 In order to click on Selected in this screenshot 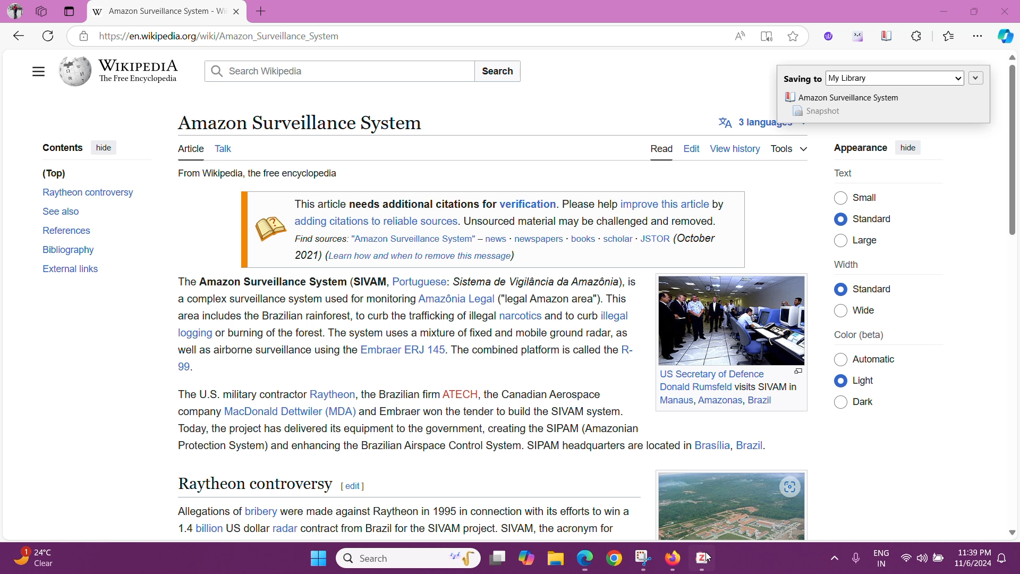, I will do `click(840, 382)`.